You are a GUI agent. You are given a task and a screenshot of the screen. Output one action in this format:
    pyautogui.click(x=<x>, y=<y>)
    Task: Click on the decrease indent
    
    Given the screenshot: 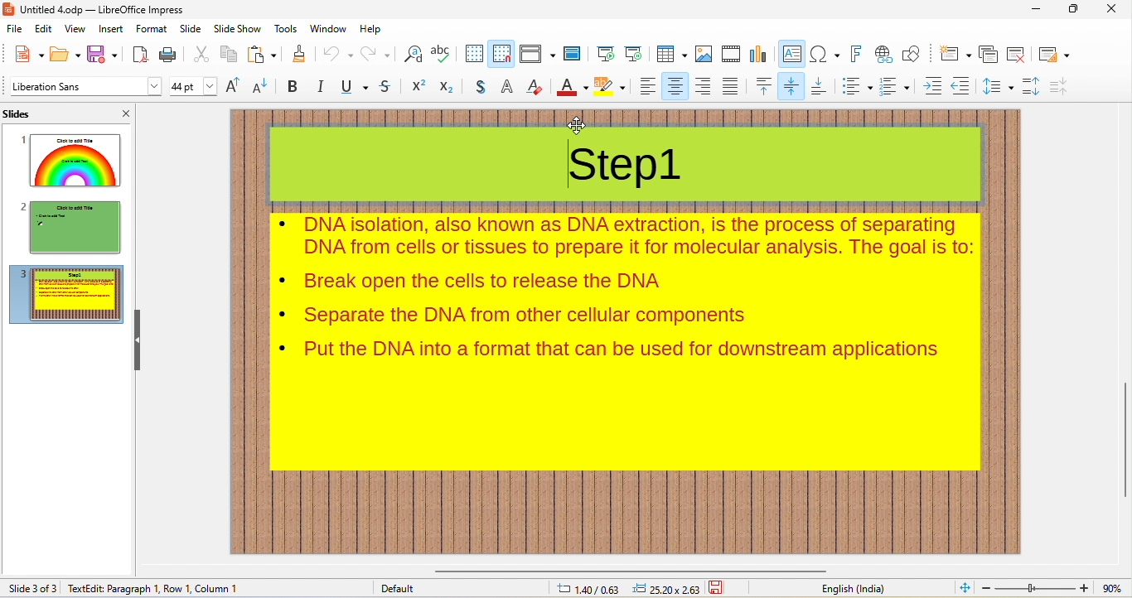 What is the action you would take?
    pyautogui.click(x=963, y=85)
    